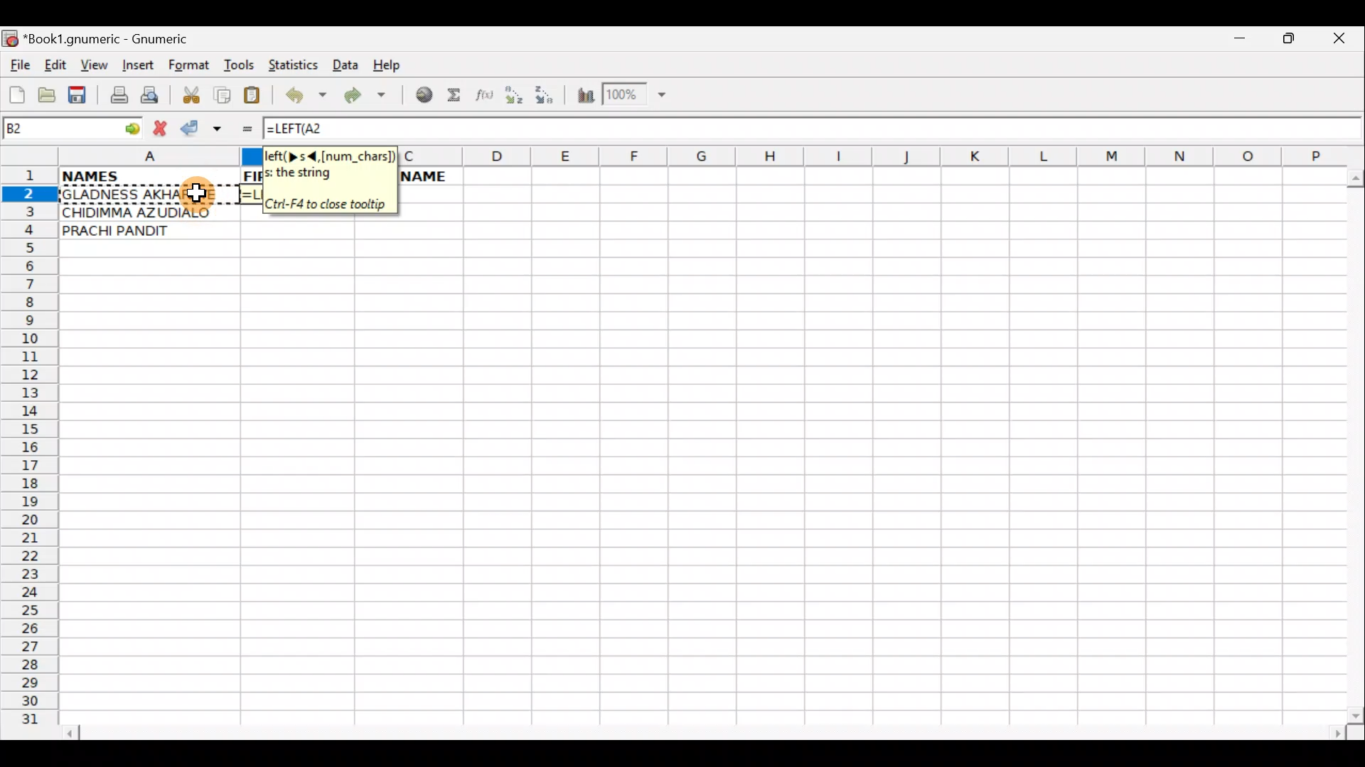 The height and width of the screenshot is (767, 1365). Describe the element at coordinates (329, 181) in the screenshot. I see `left(>s<, (num,chars) the string. Ctri-F4 to close tooltip.` at that location.